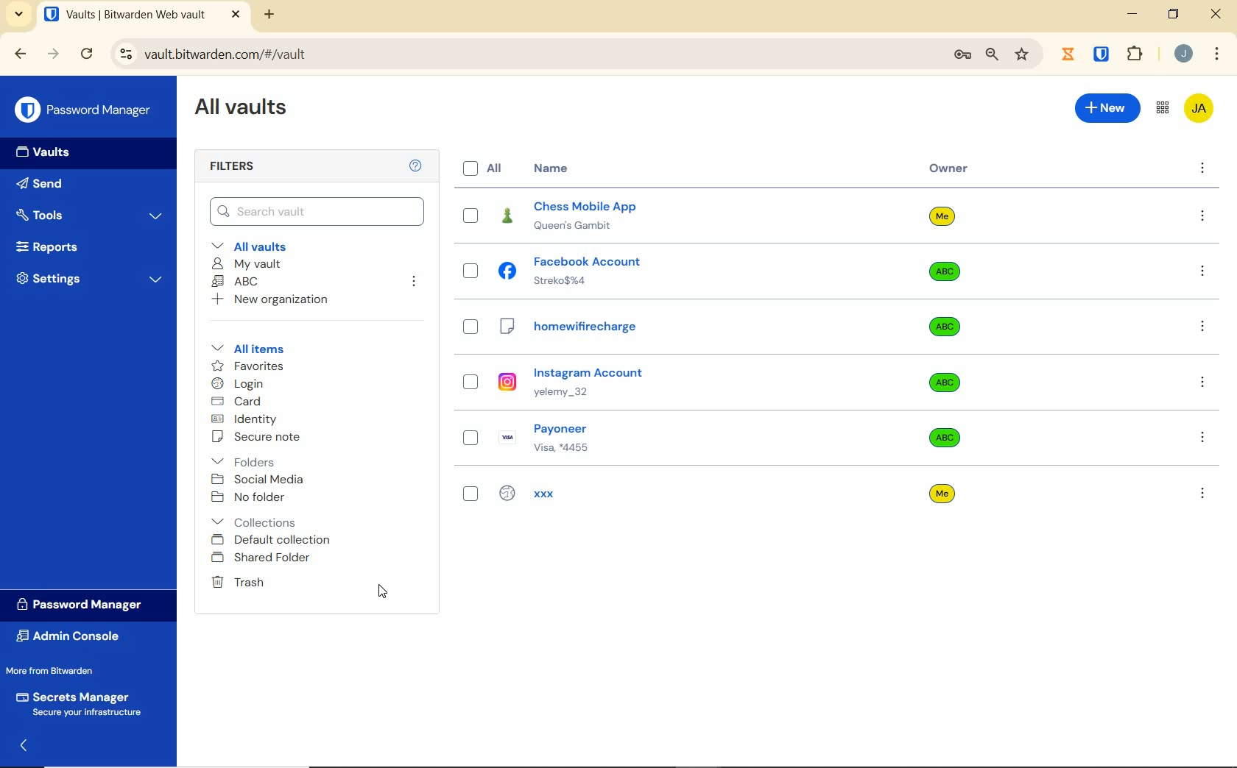 Image resolution: width=1237 pixels, height=768 pixels. What do you see at coordinates (249, 349) in the screenshot?
I see `All items` at bounding box center [249, 349].